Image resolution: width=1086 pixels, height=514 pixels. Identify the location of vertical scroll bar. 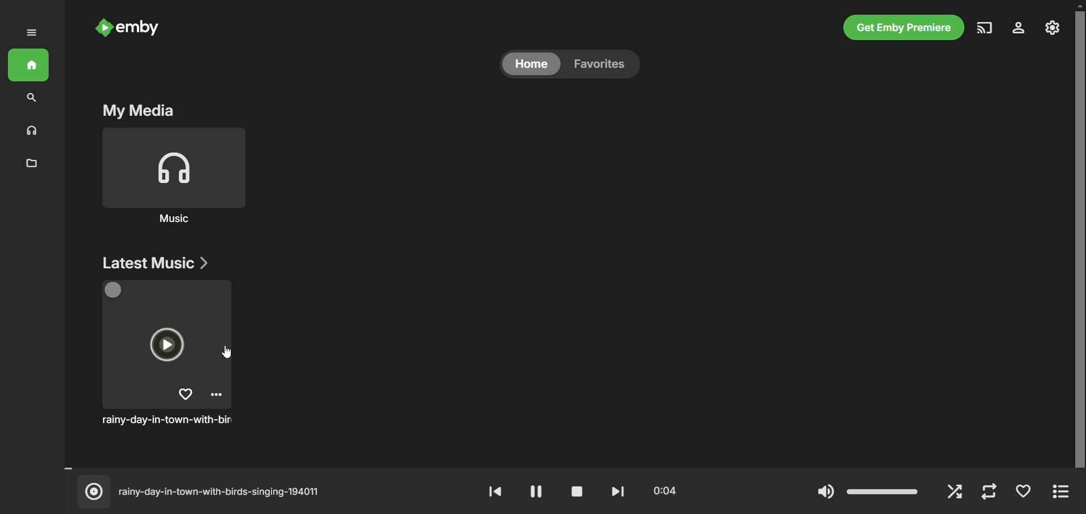
(1079, 236).